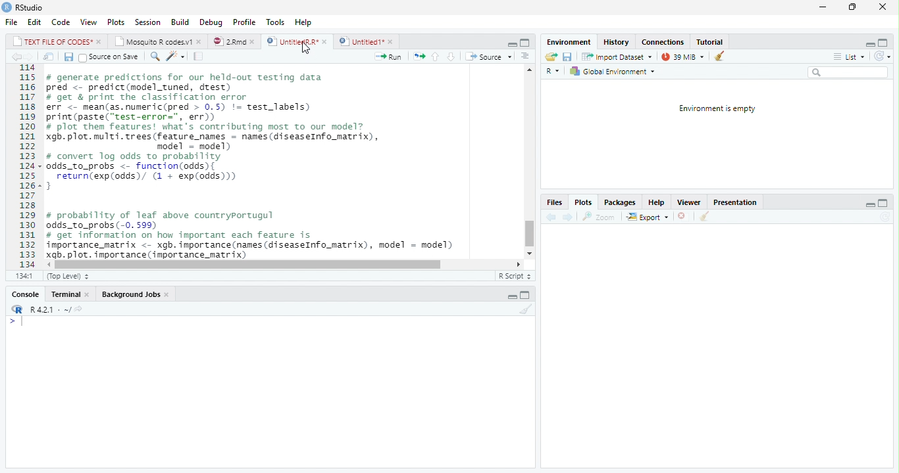 This screenshot has width=899, height=473. Describe the element at coordinates (822, 7) in the screenshot. I see `Minimize` at that location.